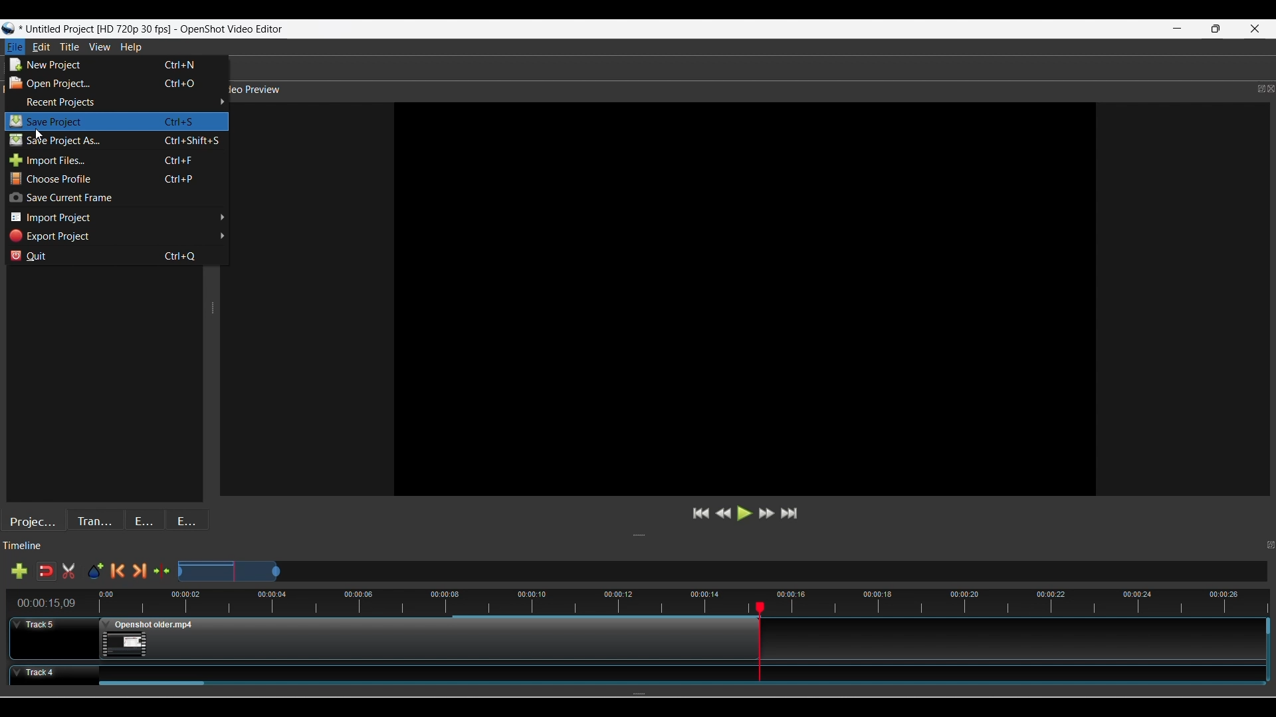 Image resolution: width=1276 pixels, height=717 pixels. I want to click on Jump to end, so click(789, 513).